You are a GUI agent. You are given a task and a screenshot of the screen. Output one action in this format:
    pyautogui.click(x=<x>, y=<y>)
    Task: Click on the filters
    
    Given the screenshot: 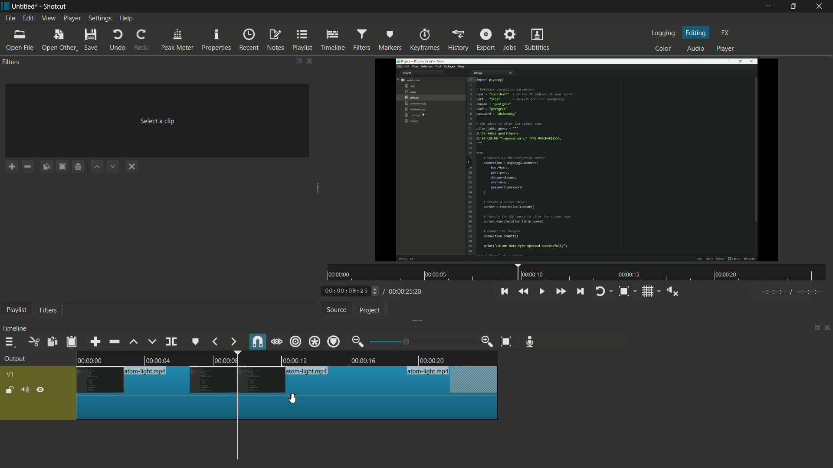 What is the action you would take?
    pyautogui.click(x=363, y=40)
    